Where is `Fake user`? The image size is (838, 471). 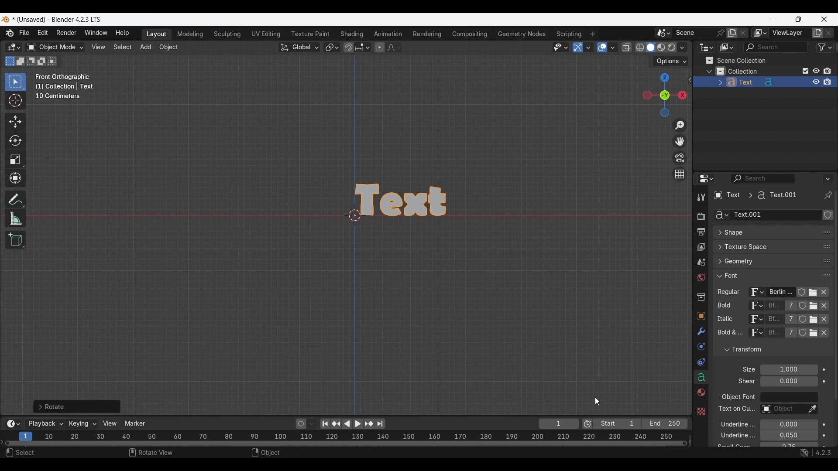
Fake user is located at coordinates (828, 215).